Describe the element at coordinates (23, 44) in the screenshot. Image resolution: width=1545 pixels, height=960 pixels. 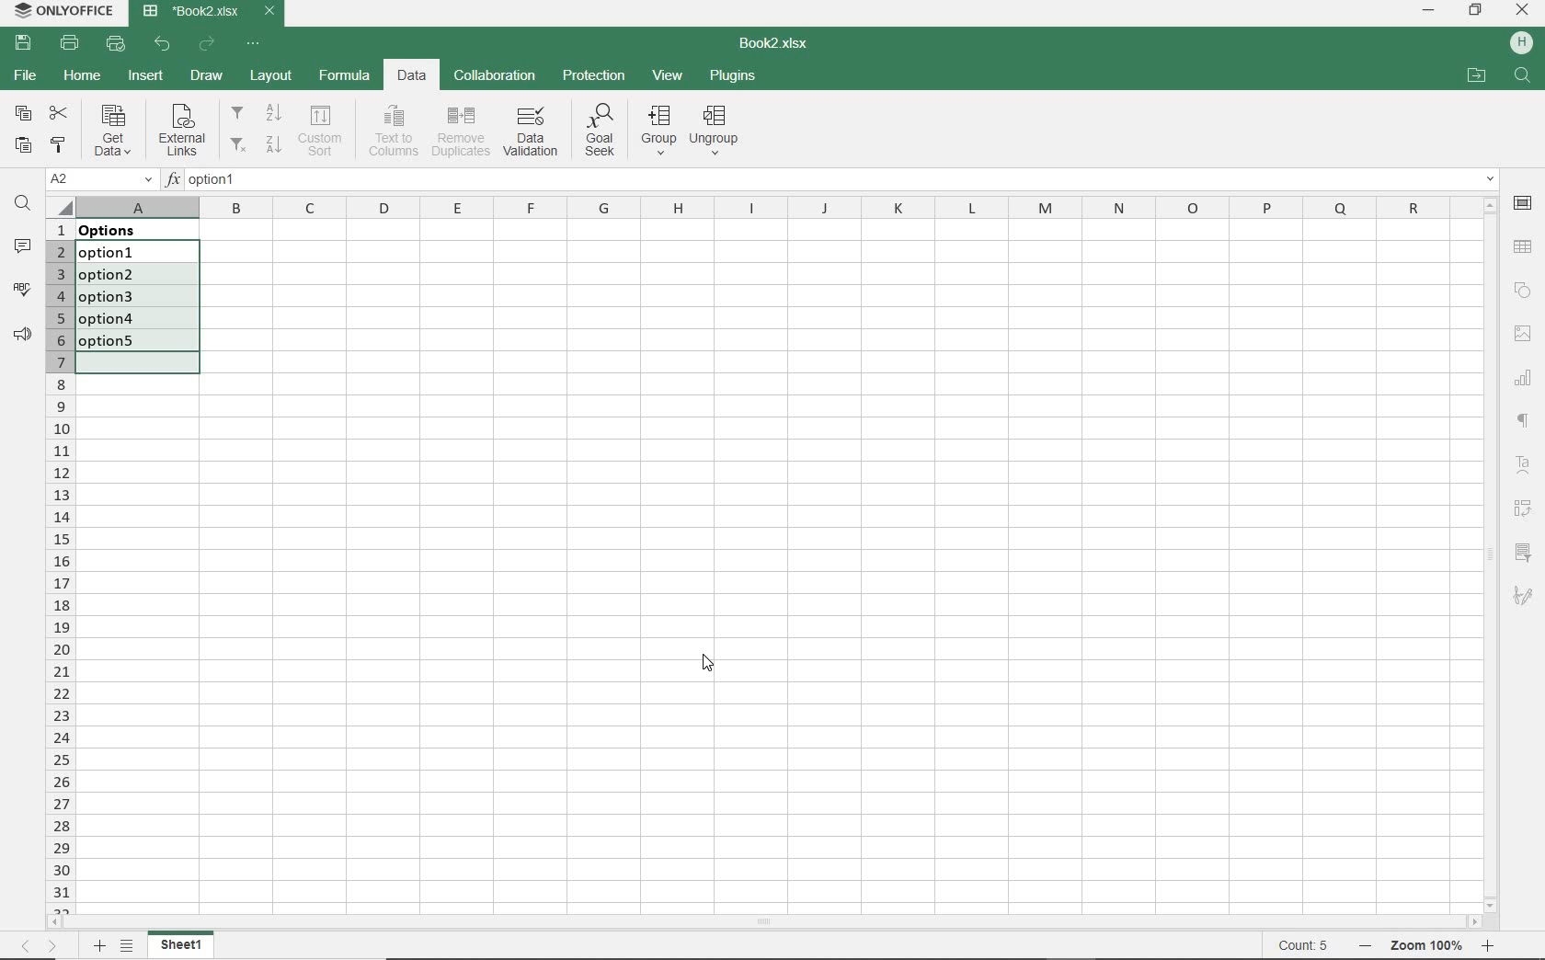
I see `SAVE` at that location.